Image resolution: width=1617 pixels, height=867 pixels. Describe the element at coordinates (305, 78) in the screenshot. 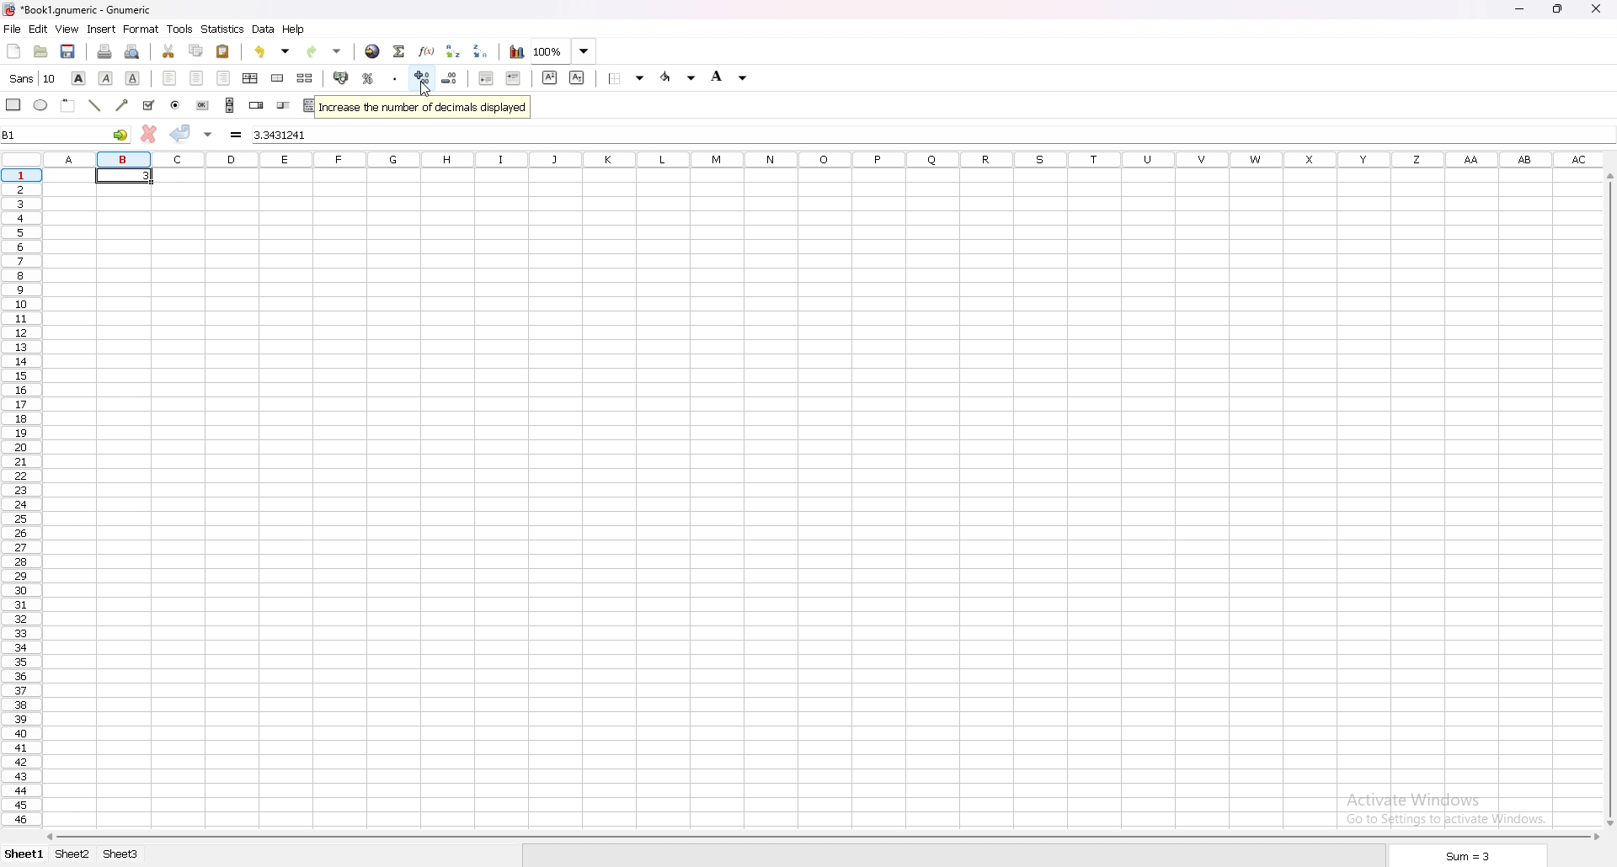

I see `split merged cells` at that location.